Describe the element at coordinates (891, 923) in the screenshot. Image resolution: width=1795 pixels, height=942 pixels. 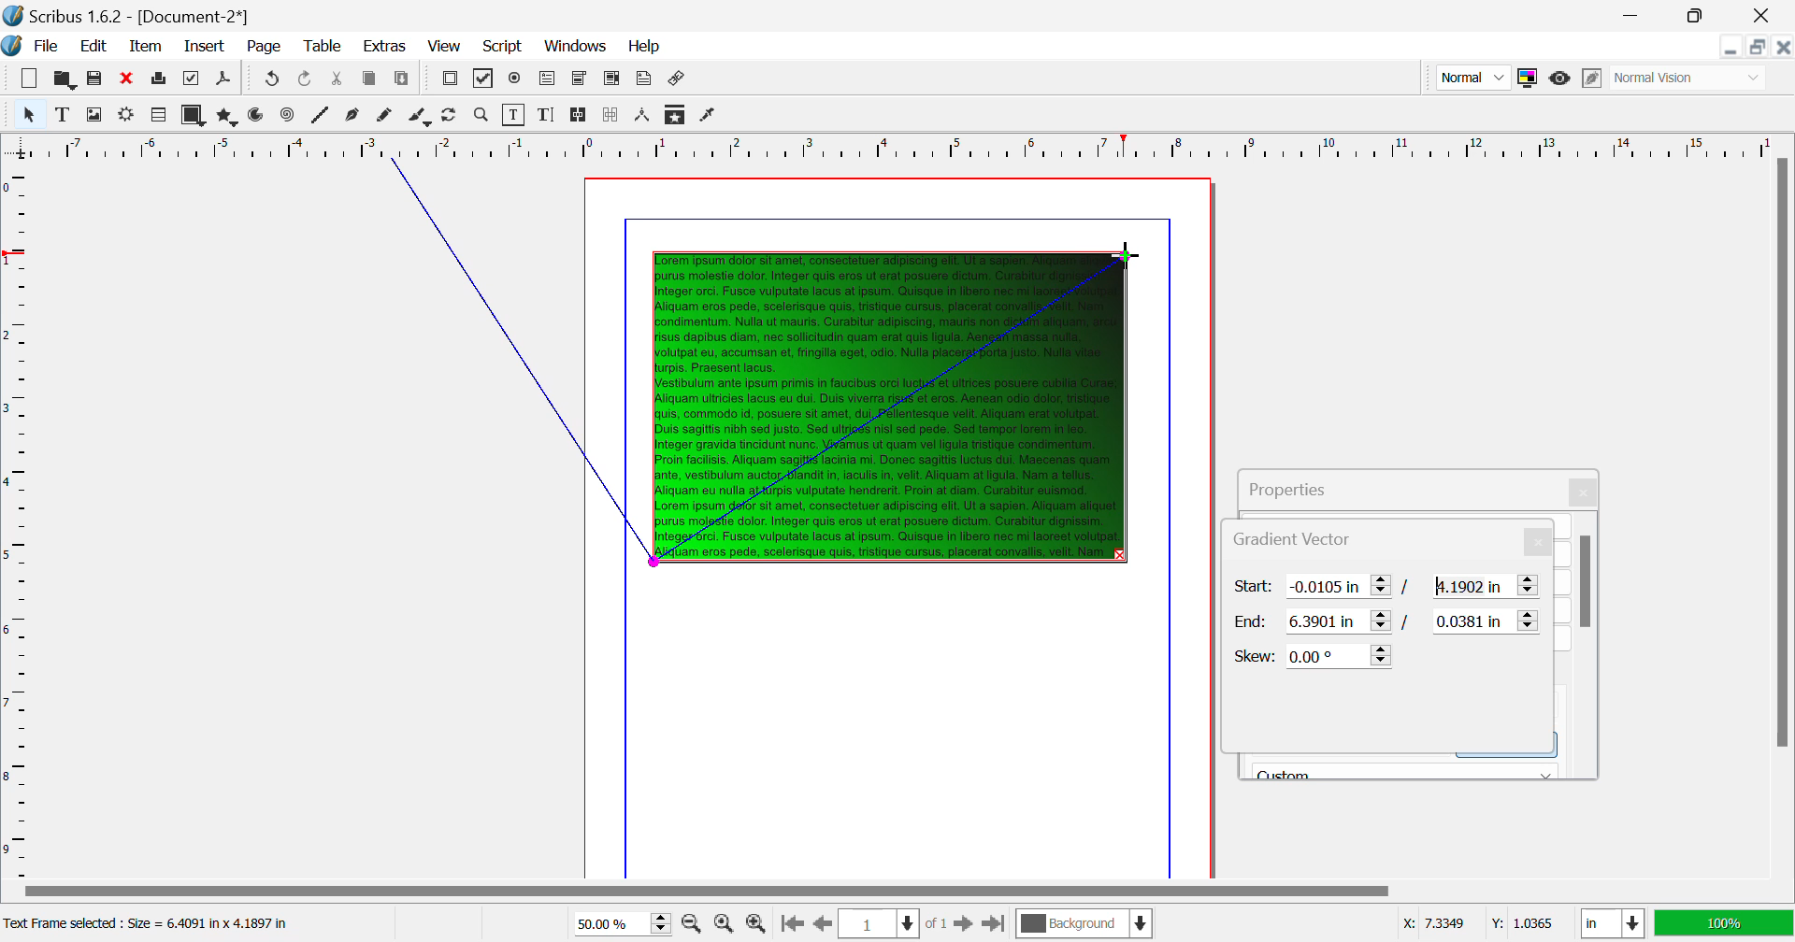
I see `Page 1 of 1` at that location.